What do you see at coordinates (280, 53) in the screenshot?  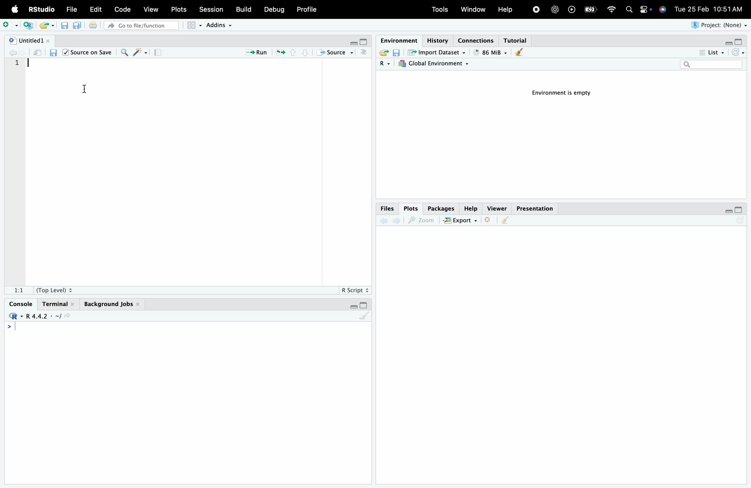 I see `refresh` at bounding box center [280, 53].